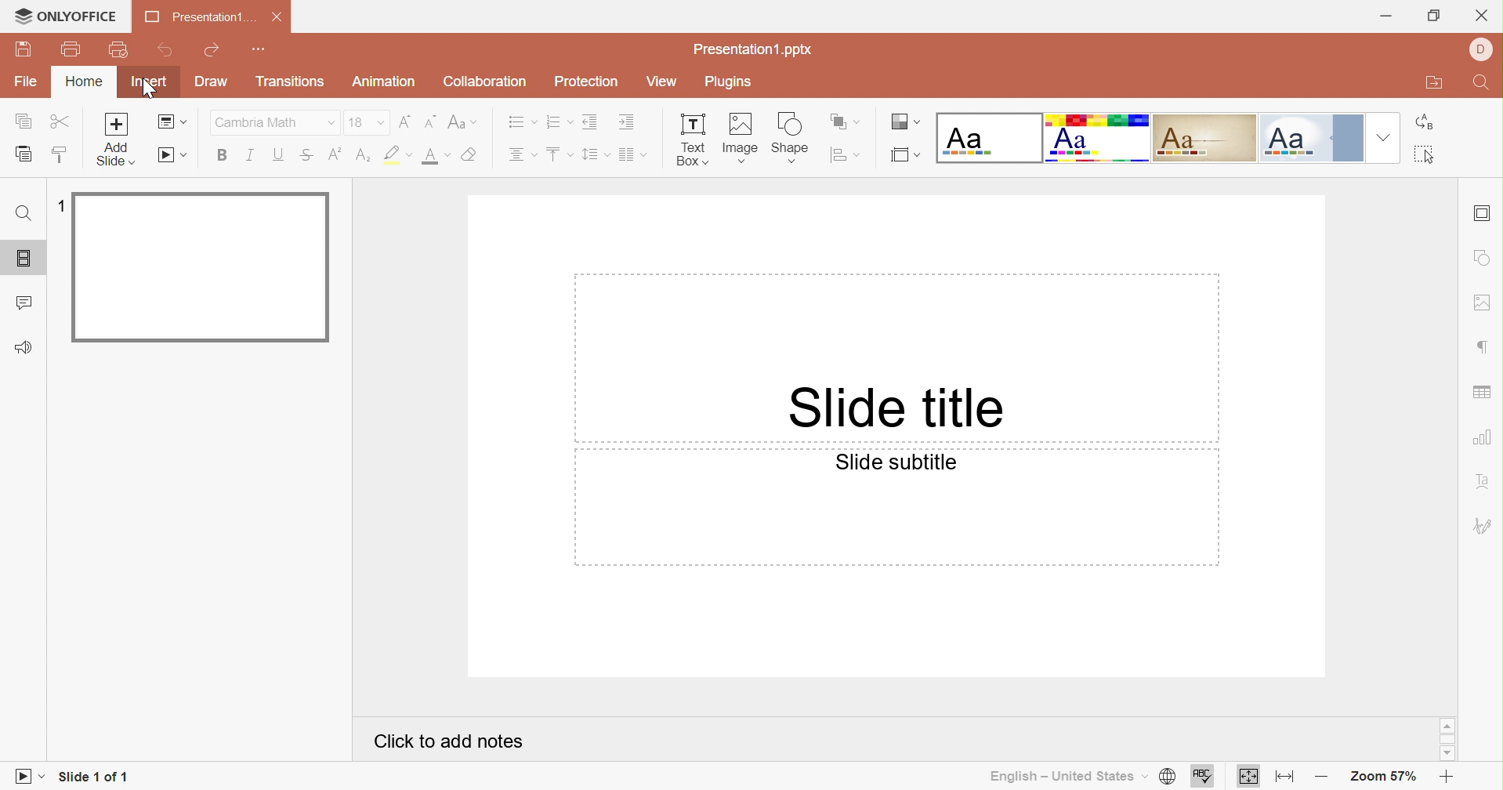  I want to click on Slides, so click(24, 258).